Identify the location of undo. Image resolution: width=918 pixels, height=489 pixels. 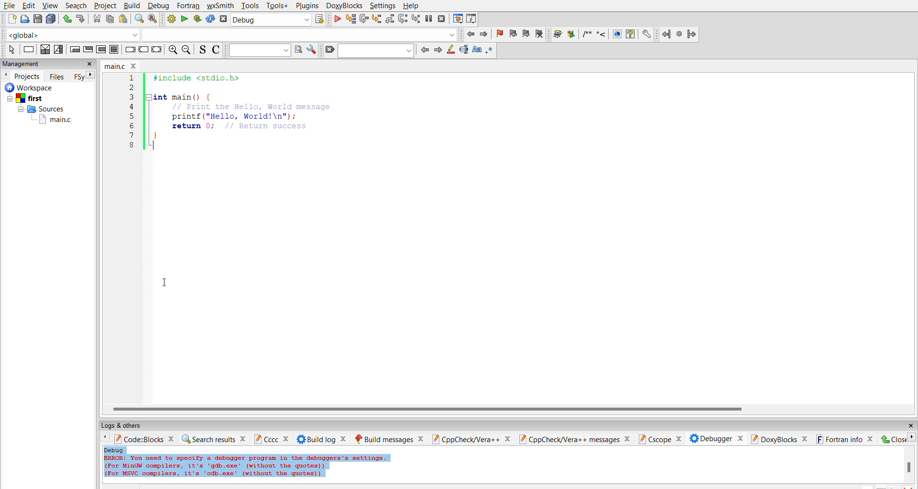
(66, 19).